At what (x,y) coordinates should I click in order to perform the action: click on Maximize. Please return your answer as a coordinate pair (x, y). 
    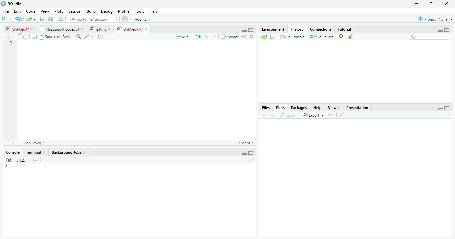
    Looking at the image, I should click on (251, 30).